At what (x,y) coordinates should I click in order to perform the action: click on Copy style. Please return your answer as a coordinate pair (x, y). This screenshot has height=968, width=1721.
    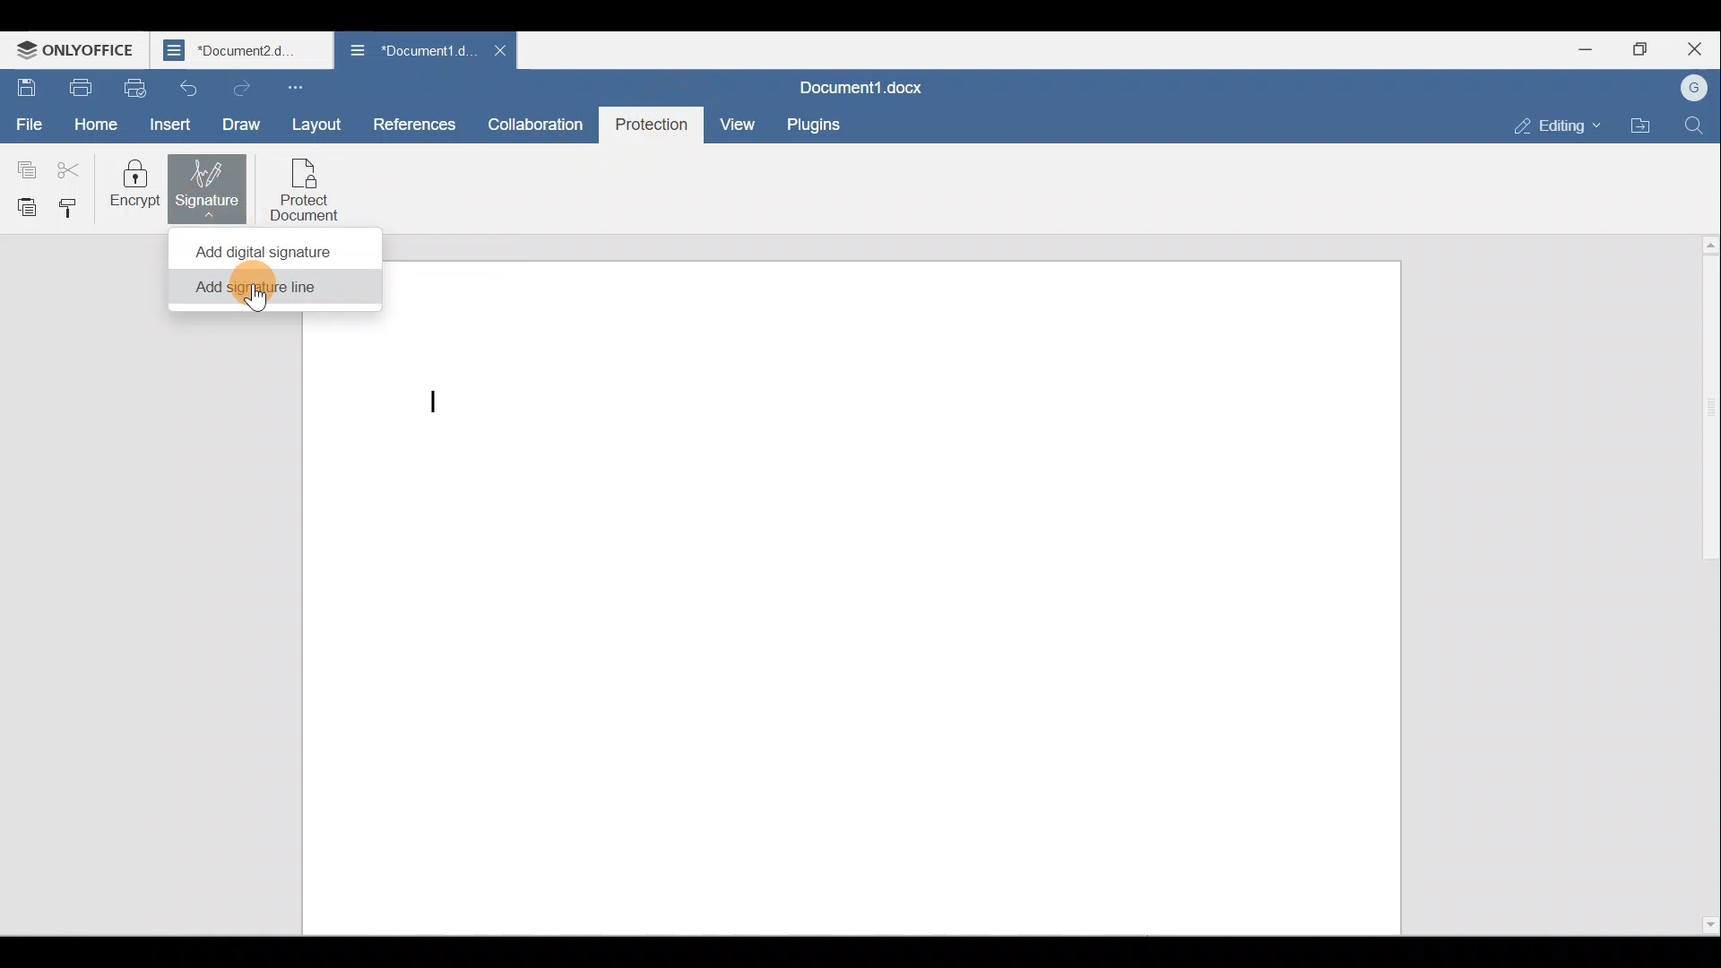
    Looking at the image, I should click on (68, 205).